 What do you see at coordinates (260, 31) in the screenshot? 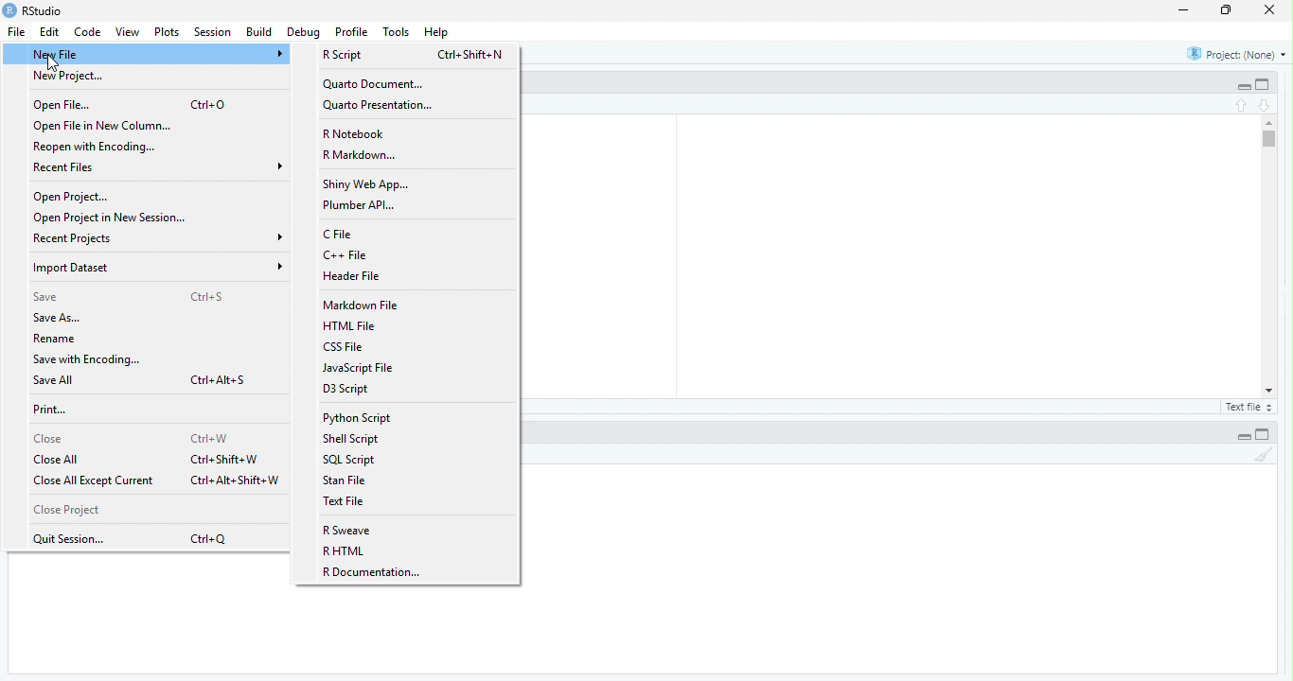
I see `Build` at bounding box center [260, 31].